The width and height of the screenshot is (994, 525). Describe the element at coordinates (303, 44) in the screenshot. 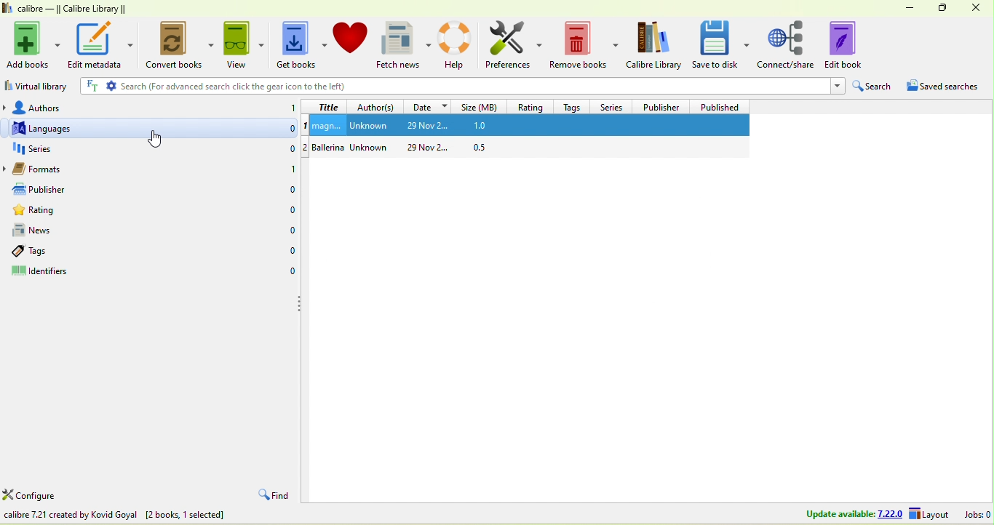

I see `get books` at that location.